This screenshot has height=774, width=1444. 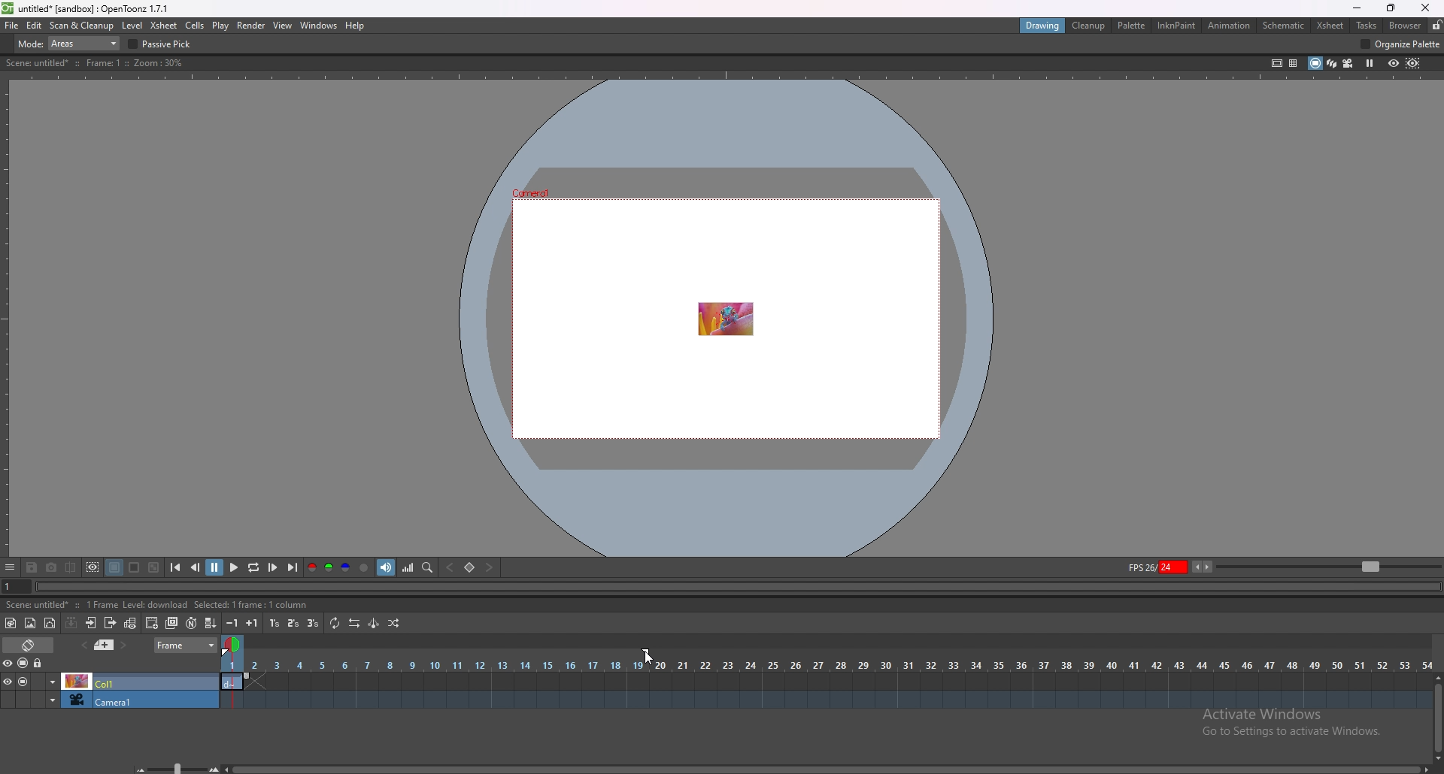 I want to click on scan and cleanup, so click(x=83, y=25).